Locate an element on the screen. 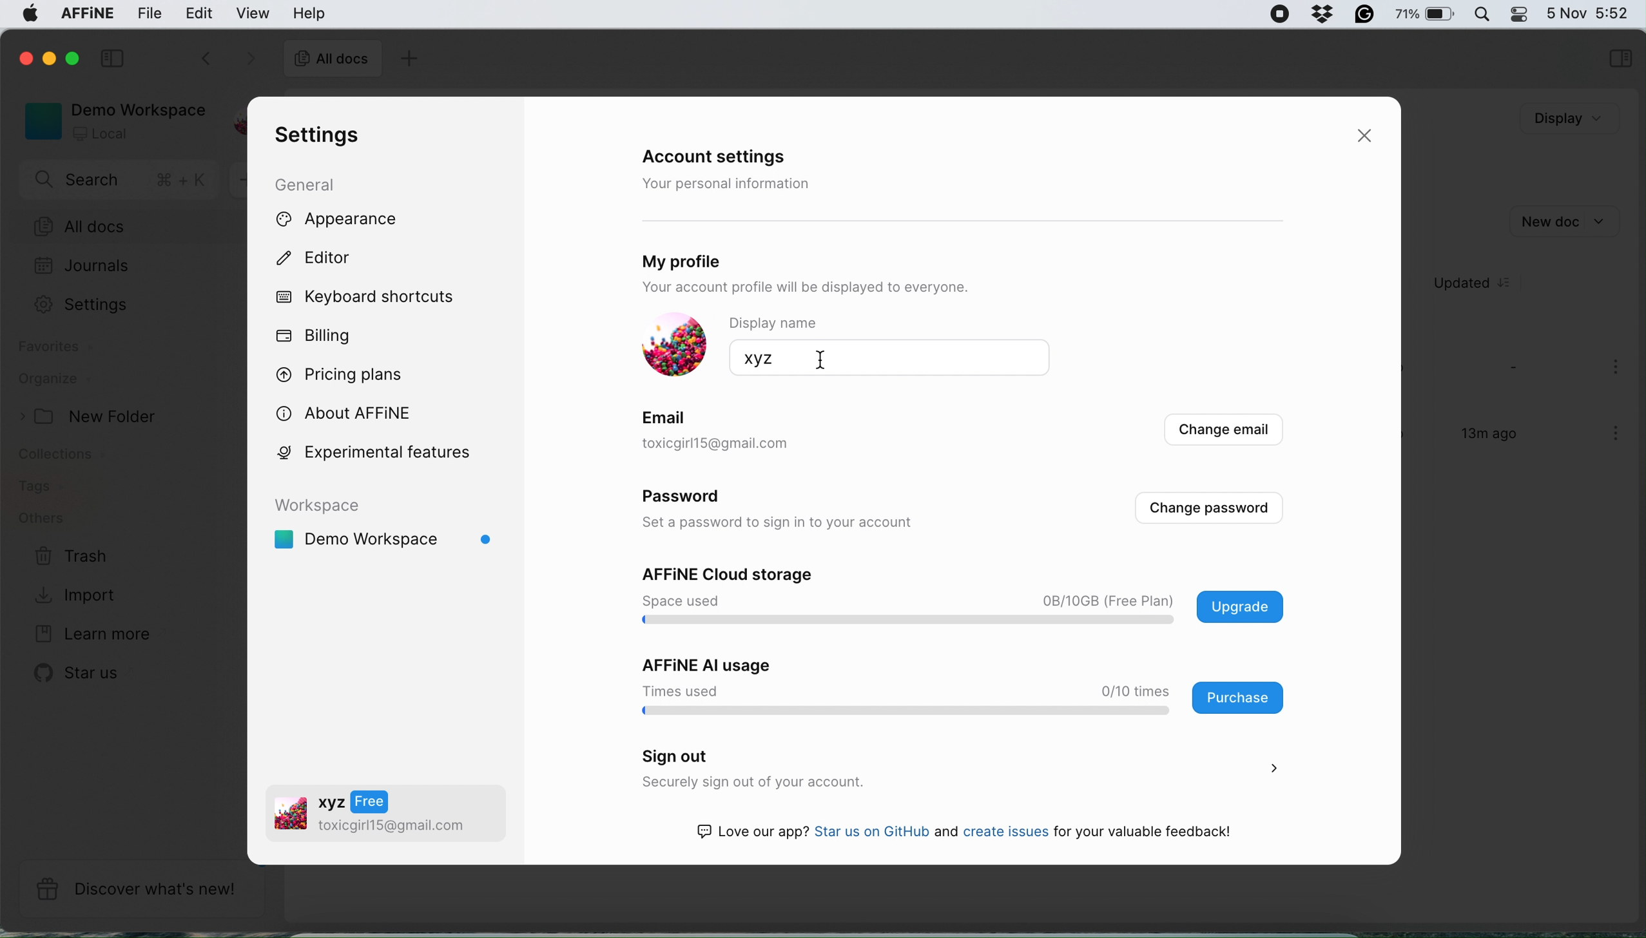  affine ai usage is located at coordinates (956, 685).